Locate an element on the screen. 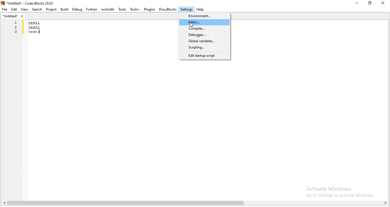 Image resolution: width=390 pixels, height=207 pixels. View  is located at coordinates (25, 9).